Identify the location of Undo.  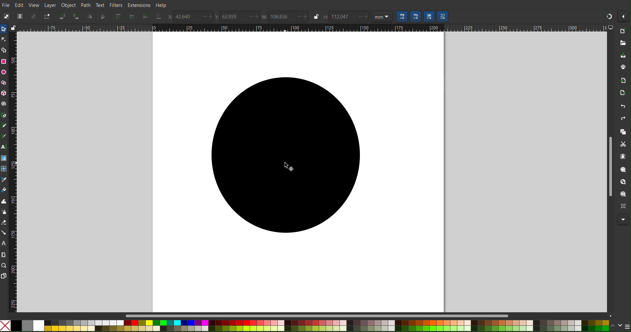
(622, 106).